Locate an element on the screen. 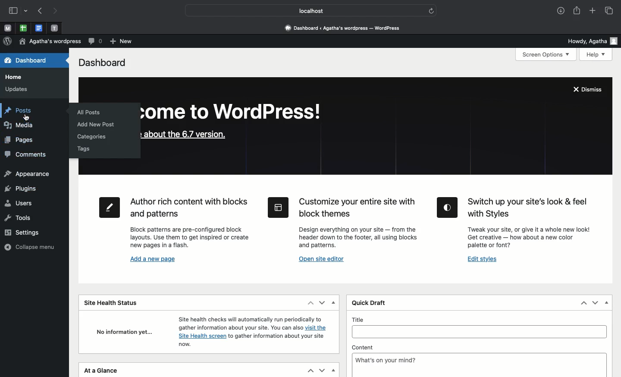  Title is located at coordinates (479, 331).